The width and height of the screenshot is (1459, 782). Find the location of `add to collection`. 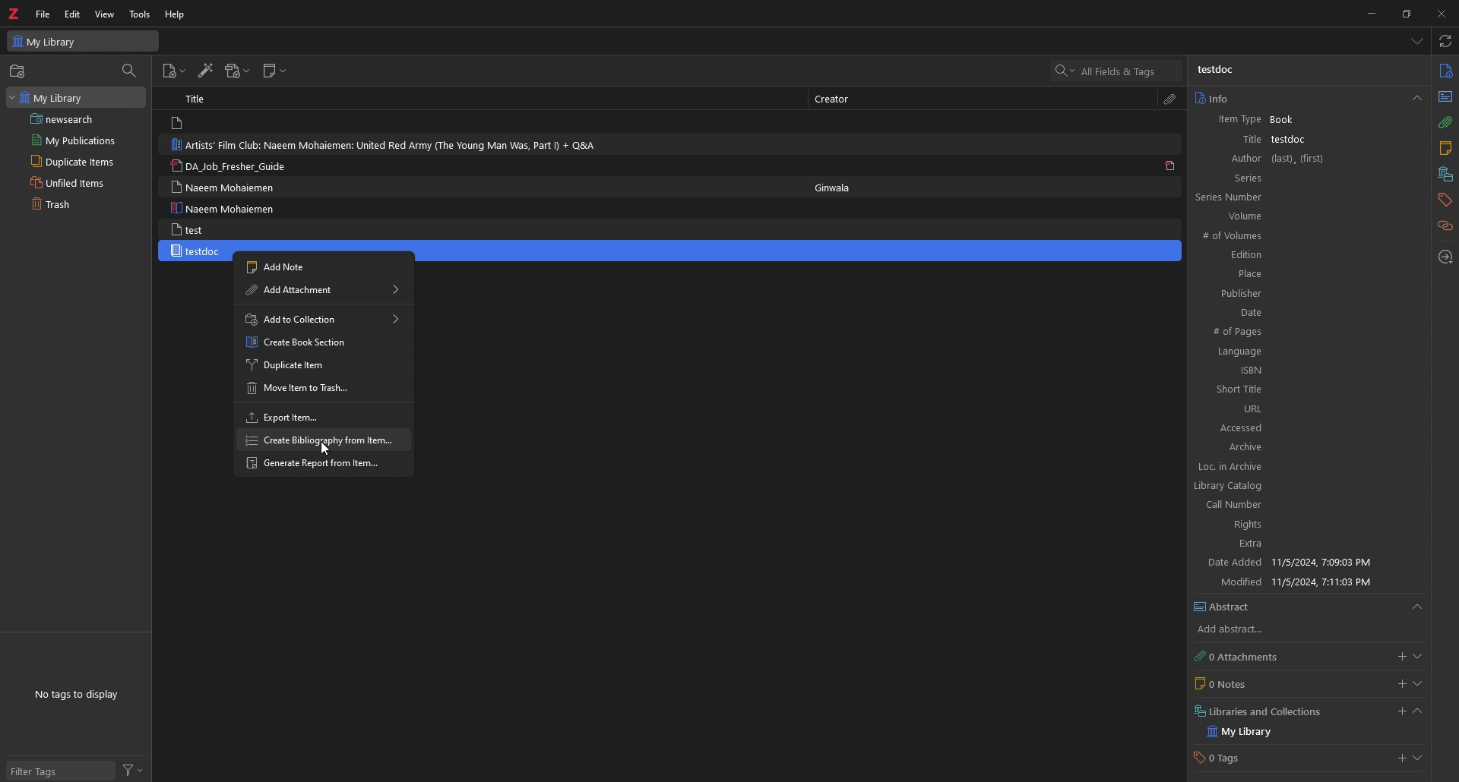

add to collection is located at coordinates (323, 319).